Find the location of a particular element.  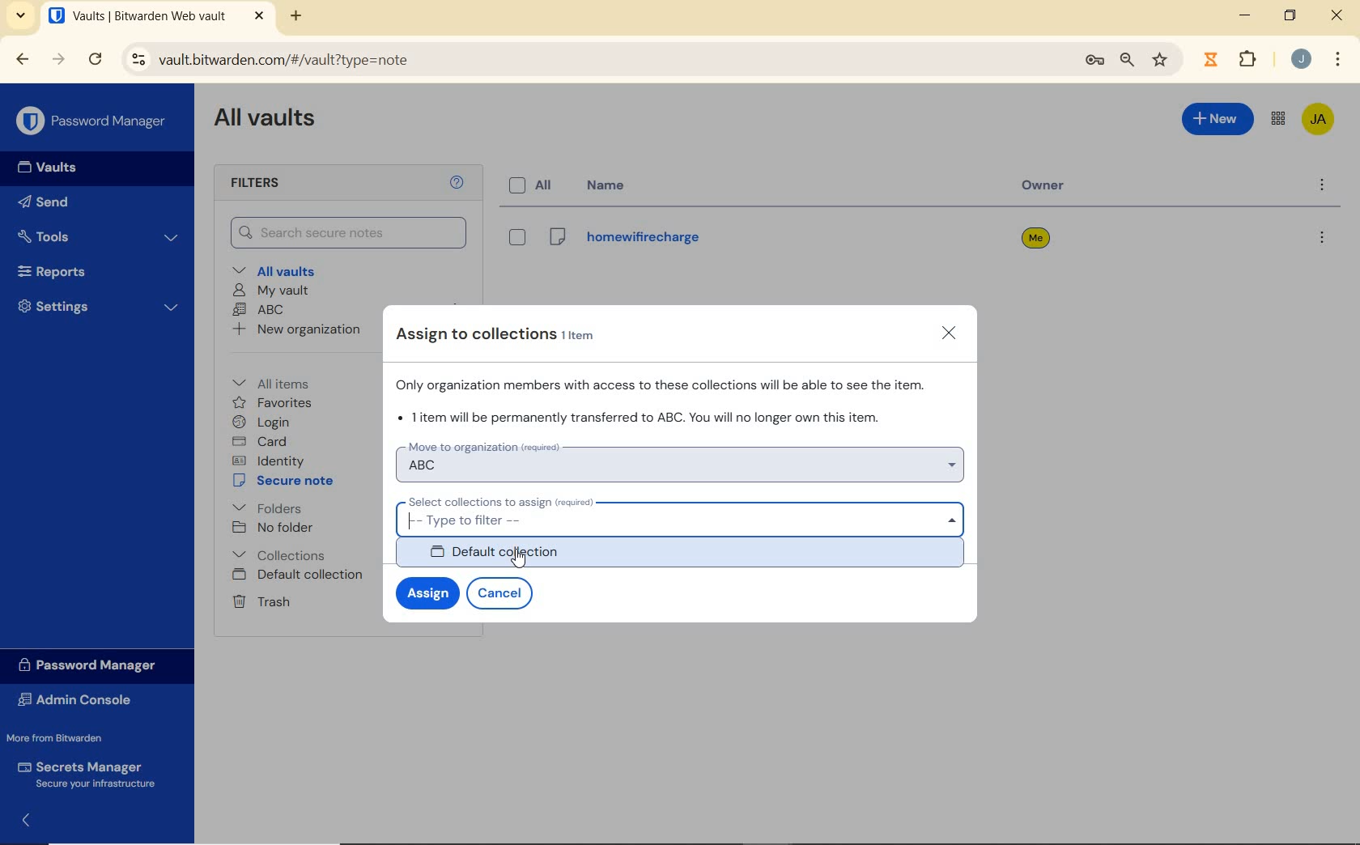

Filters is located at coordinates (274, 184).